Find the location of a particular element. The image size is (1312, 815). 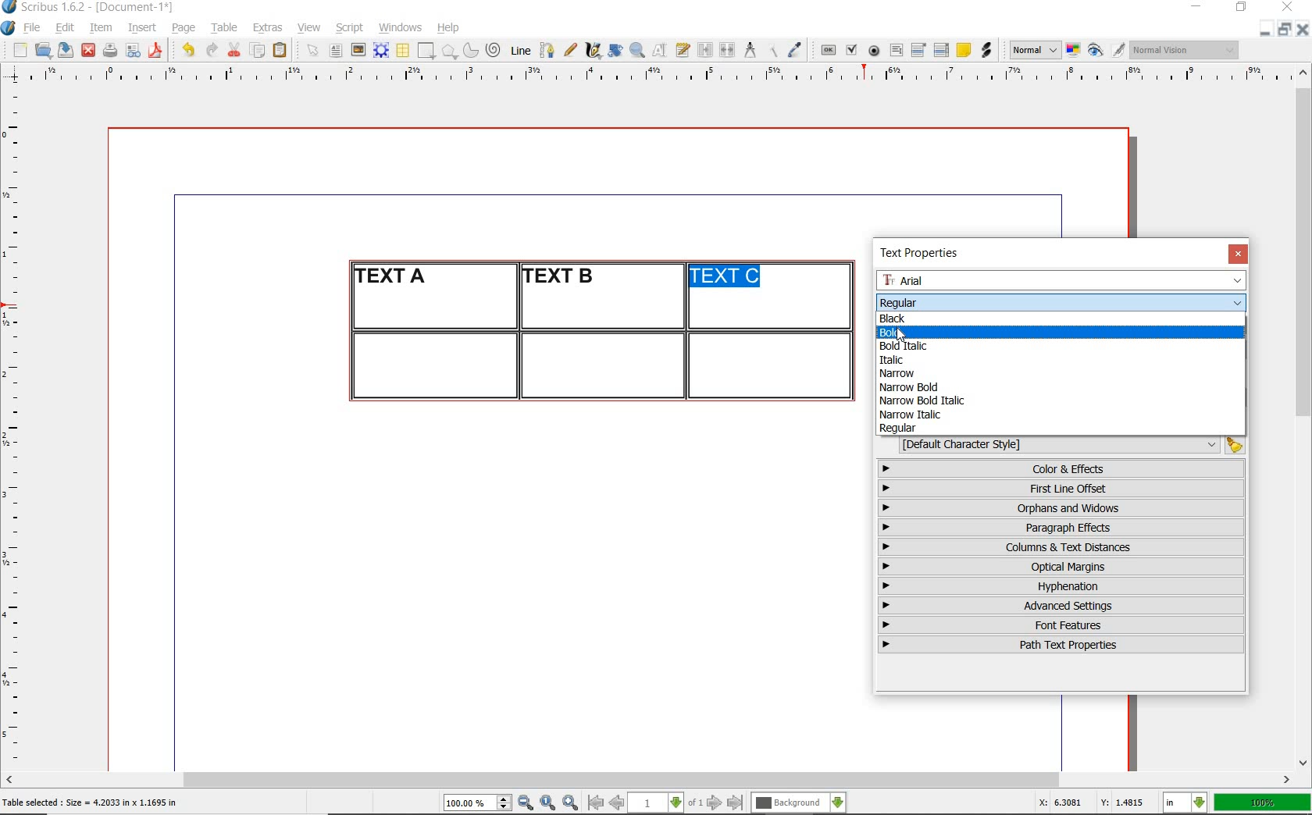

black is located at coordinates (894, 317).